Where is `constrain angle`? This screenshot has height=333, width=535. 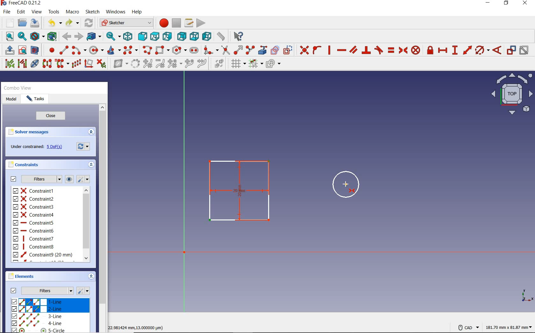
constrain angle is located at coordinates (498, 50).